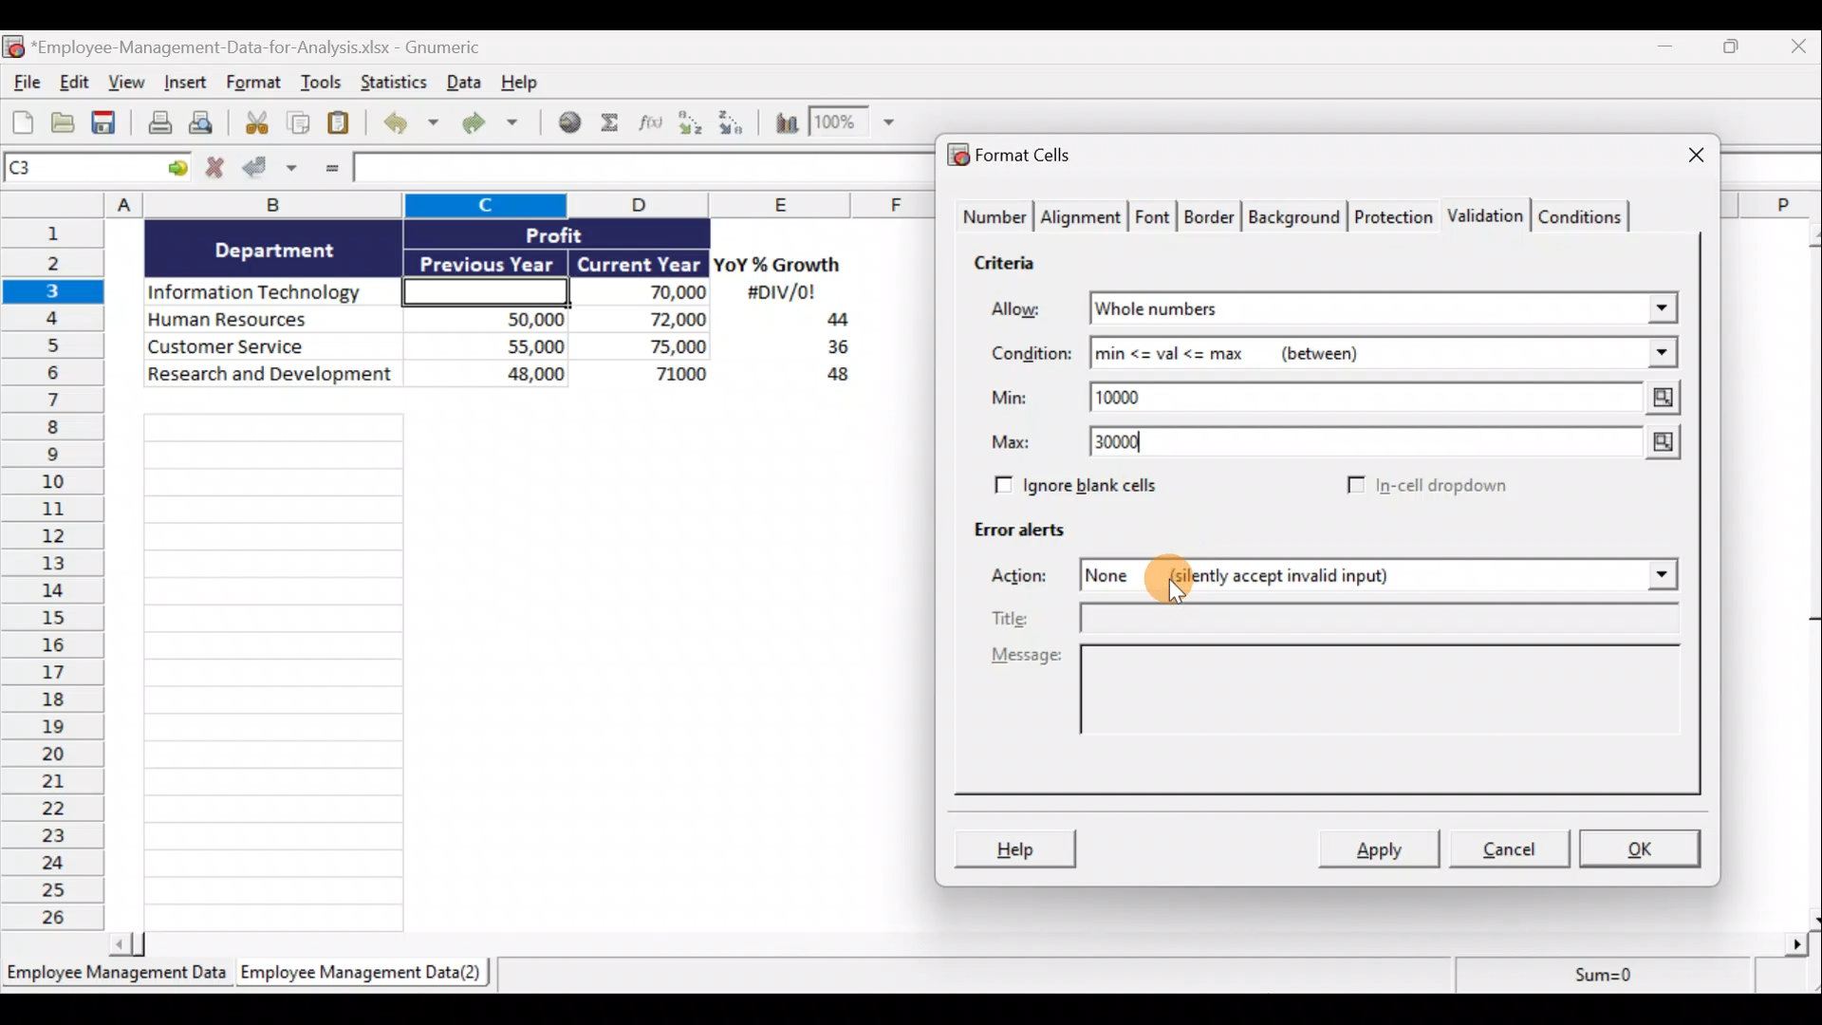 This screenshot has height=1025, width=1822. What do you see at coordinates (1663, 354) in the screenshot?
I see `Condition drop down` at bounding box center [1663, 354].